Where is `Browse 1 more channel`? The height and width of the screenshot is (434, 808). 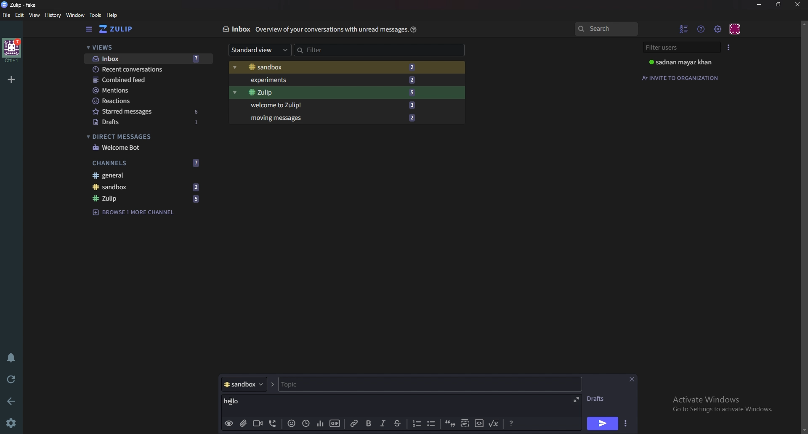 Browse 1 more channel is located at coordinates (139, 212).